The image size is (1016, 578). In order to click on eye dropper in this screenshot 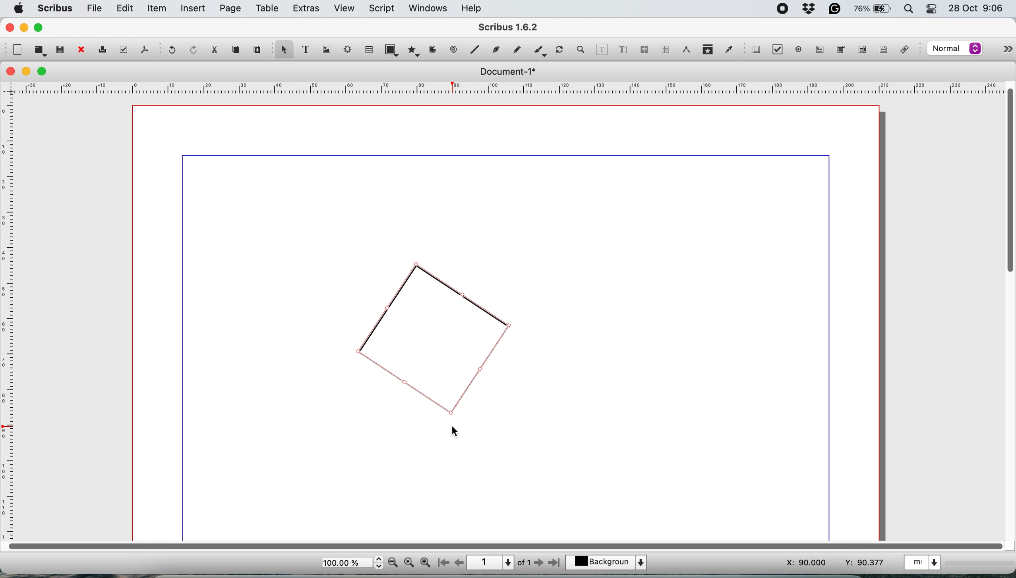, I will do `click(728, 49)`.